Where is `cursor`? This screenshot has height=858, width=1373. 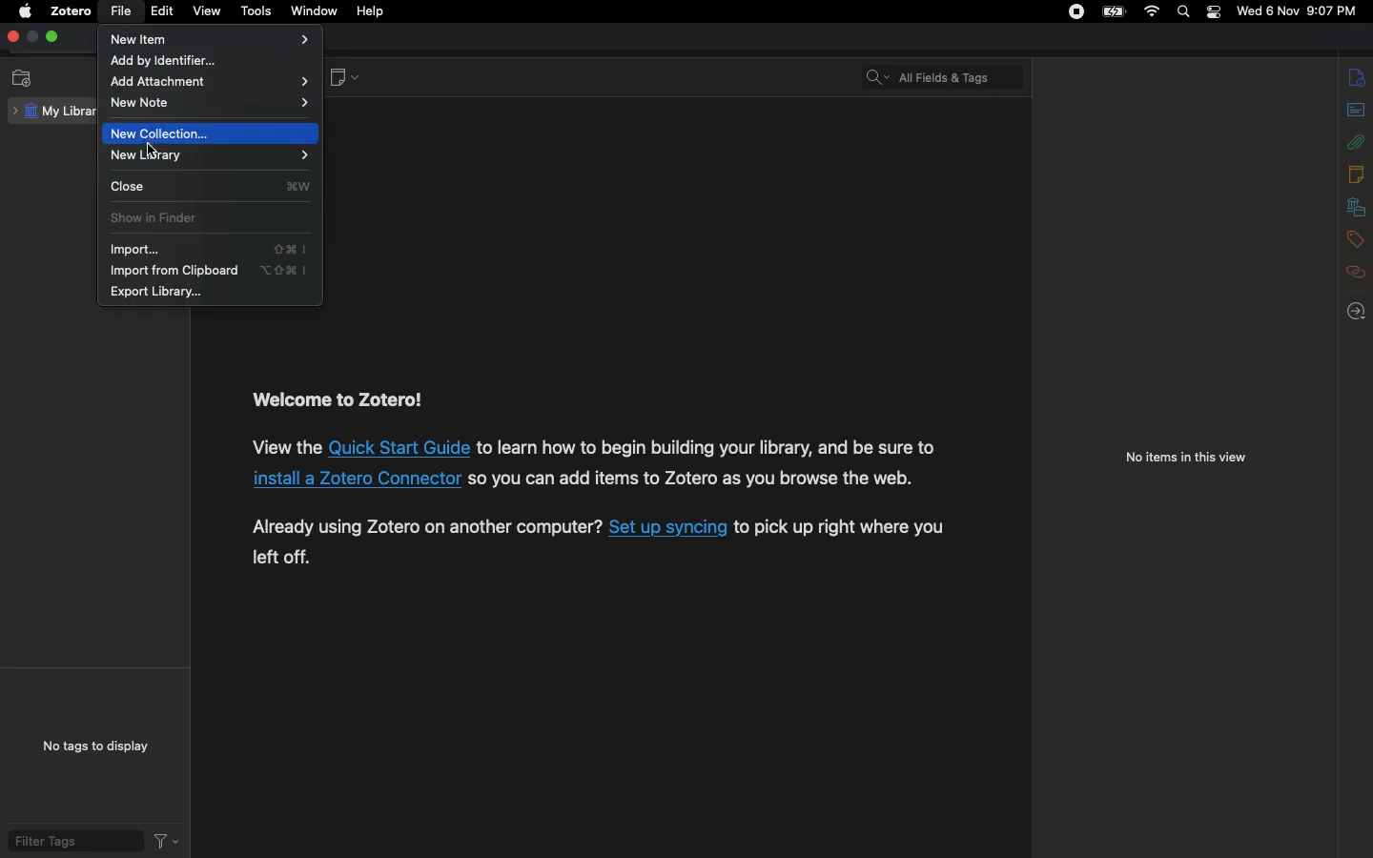 cursor is located at coordinates (153, 149).